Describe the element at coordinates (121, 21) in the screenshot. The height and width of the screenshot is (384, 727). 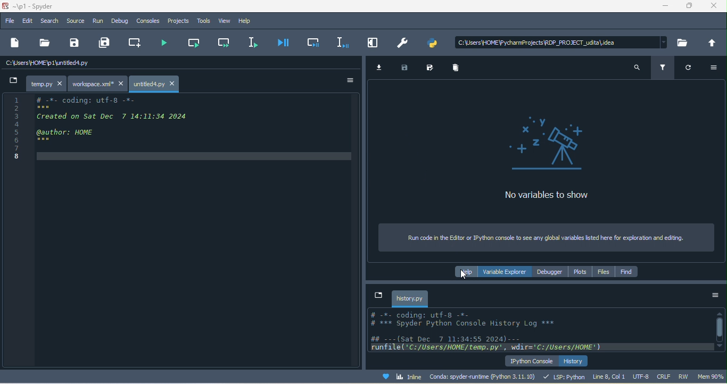
I see `debug` at that location.